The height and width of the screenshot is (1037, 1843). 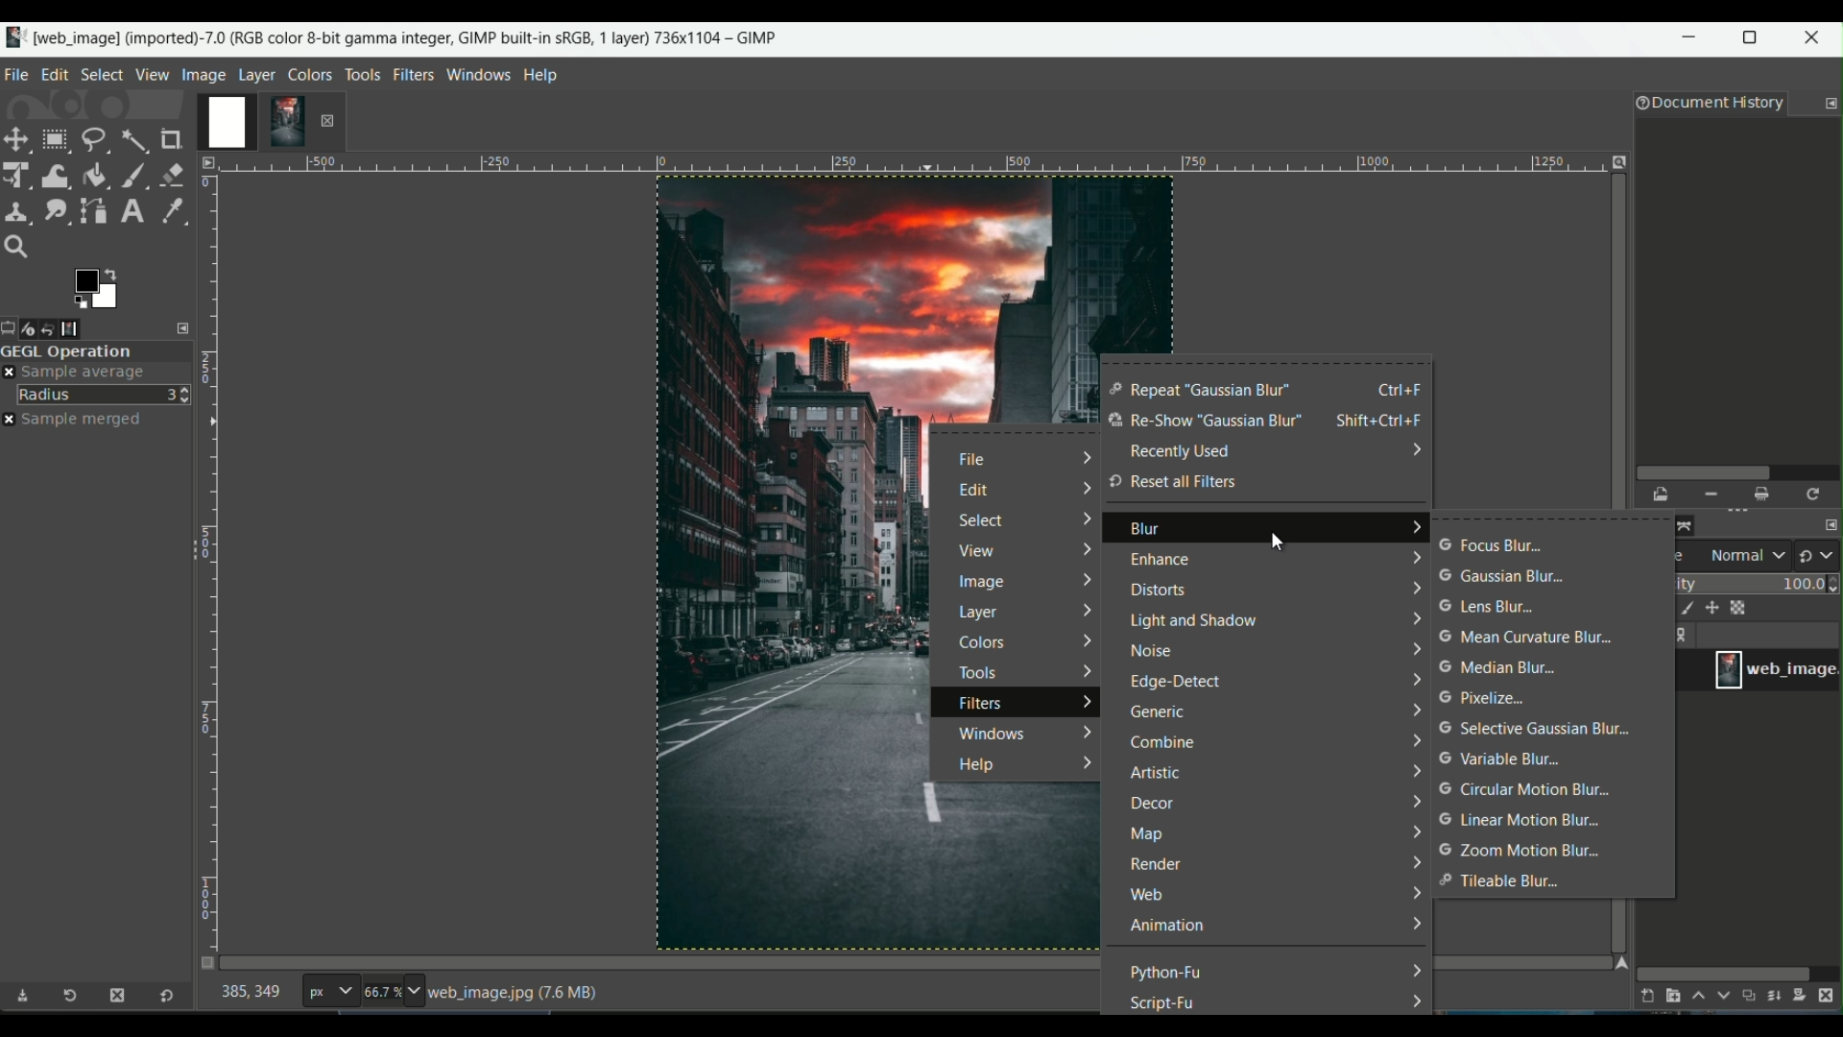 I want to click on help tab, so click(x=541, y=74).